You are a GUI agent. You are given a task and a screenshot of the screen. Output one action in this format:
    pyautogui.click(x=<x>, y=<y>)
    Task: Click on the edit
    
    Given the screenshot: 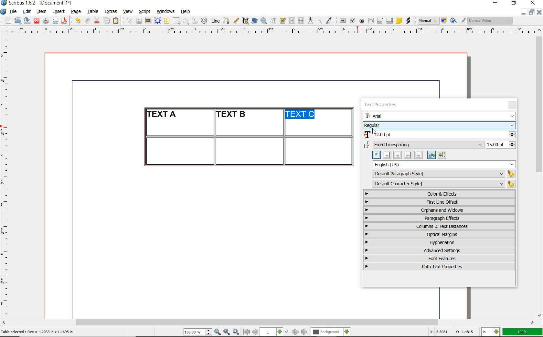 What is the action you would take?
    pyautogui.click(x=27, y=11)
    